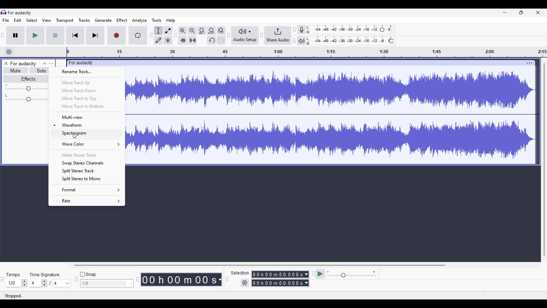 This screenshot has height=308, width=547. Describe the element at coordinates (107, 283) in the screenshot. I see `Snap options` at that location.